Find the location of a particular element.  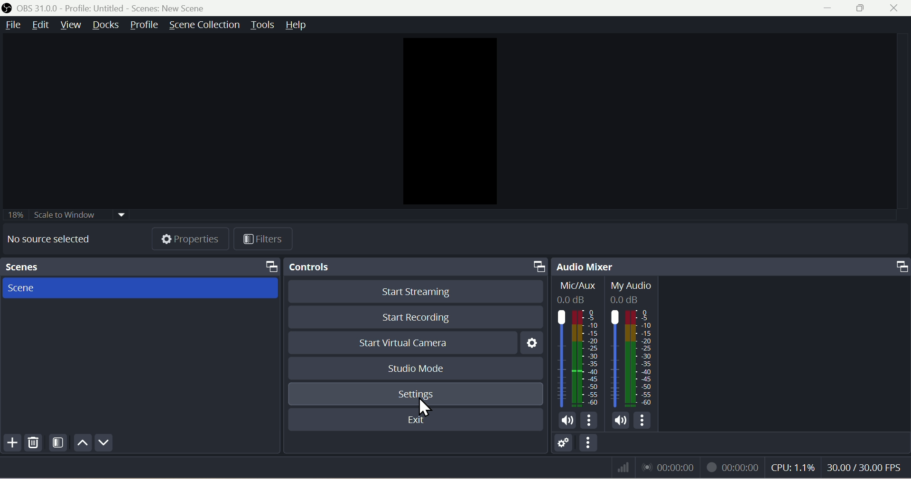

View is located at coordinates (73, 28).